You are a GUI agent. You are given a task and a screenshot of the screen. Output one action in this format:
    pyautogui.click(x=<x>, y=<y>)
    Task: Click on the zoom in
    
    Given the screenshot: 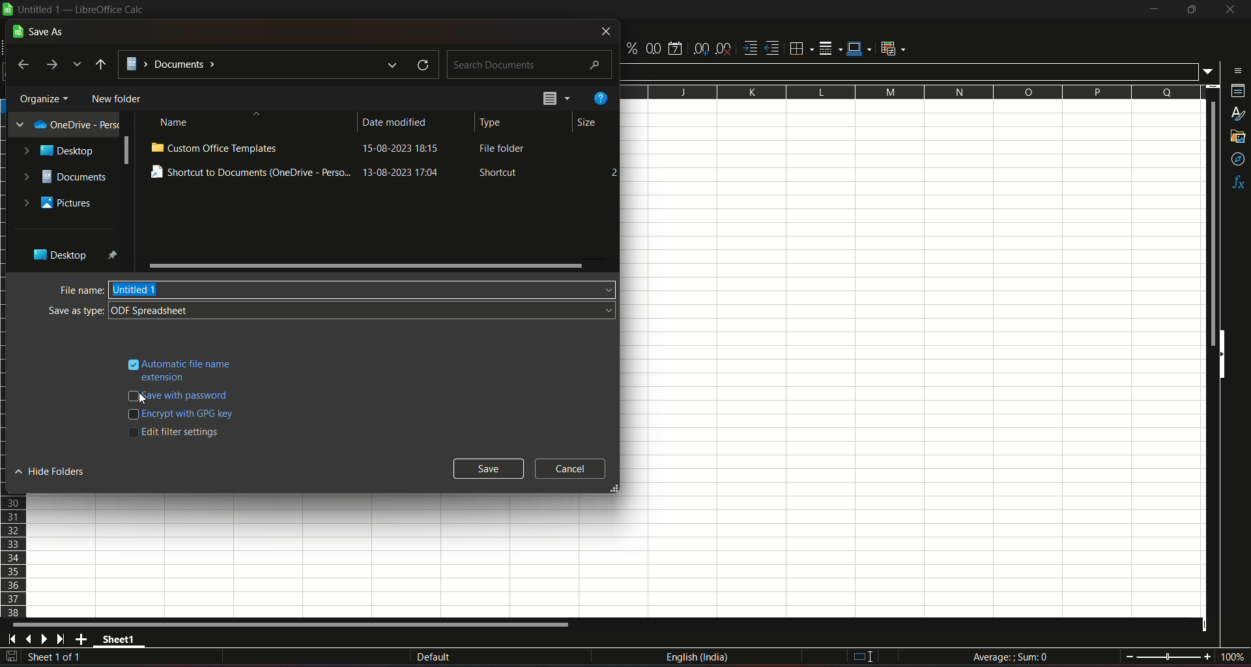 What is the action you would take?
    pyautogui.click(x=1207, y=656)
    